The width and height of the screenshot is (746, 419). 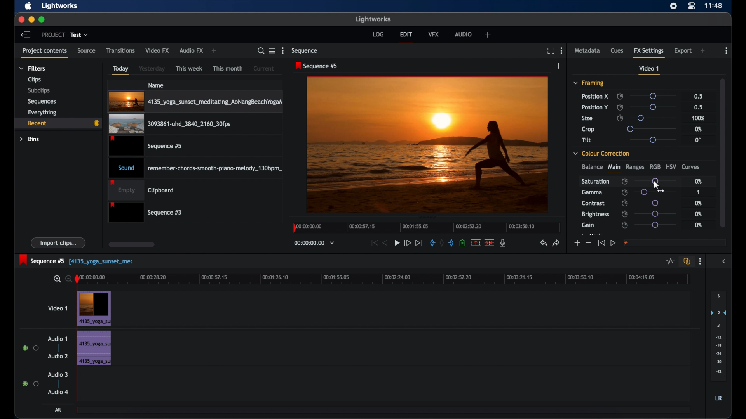 I want to click on brightness, so click(x=596, y=215).